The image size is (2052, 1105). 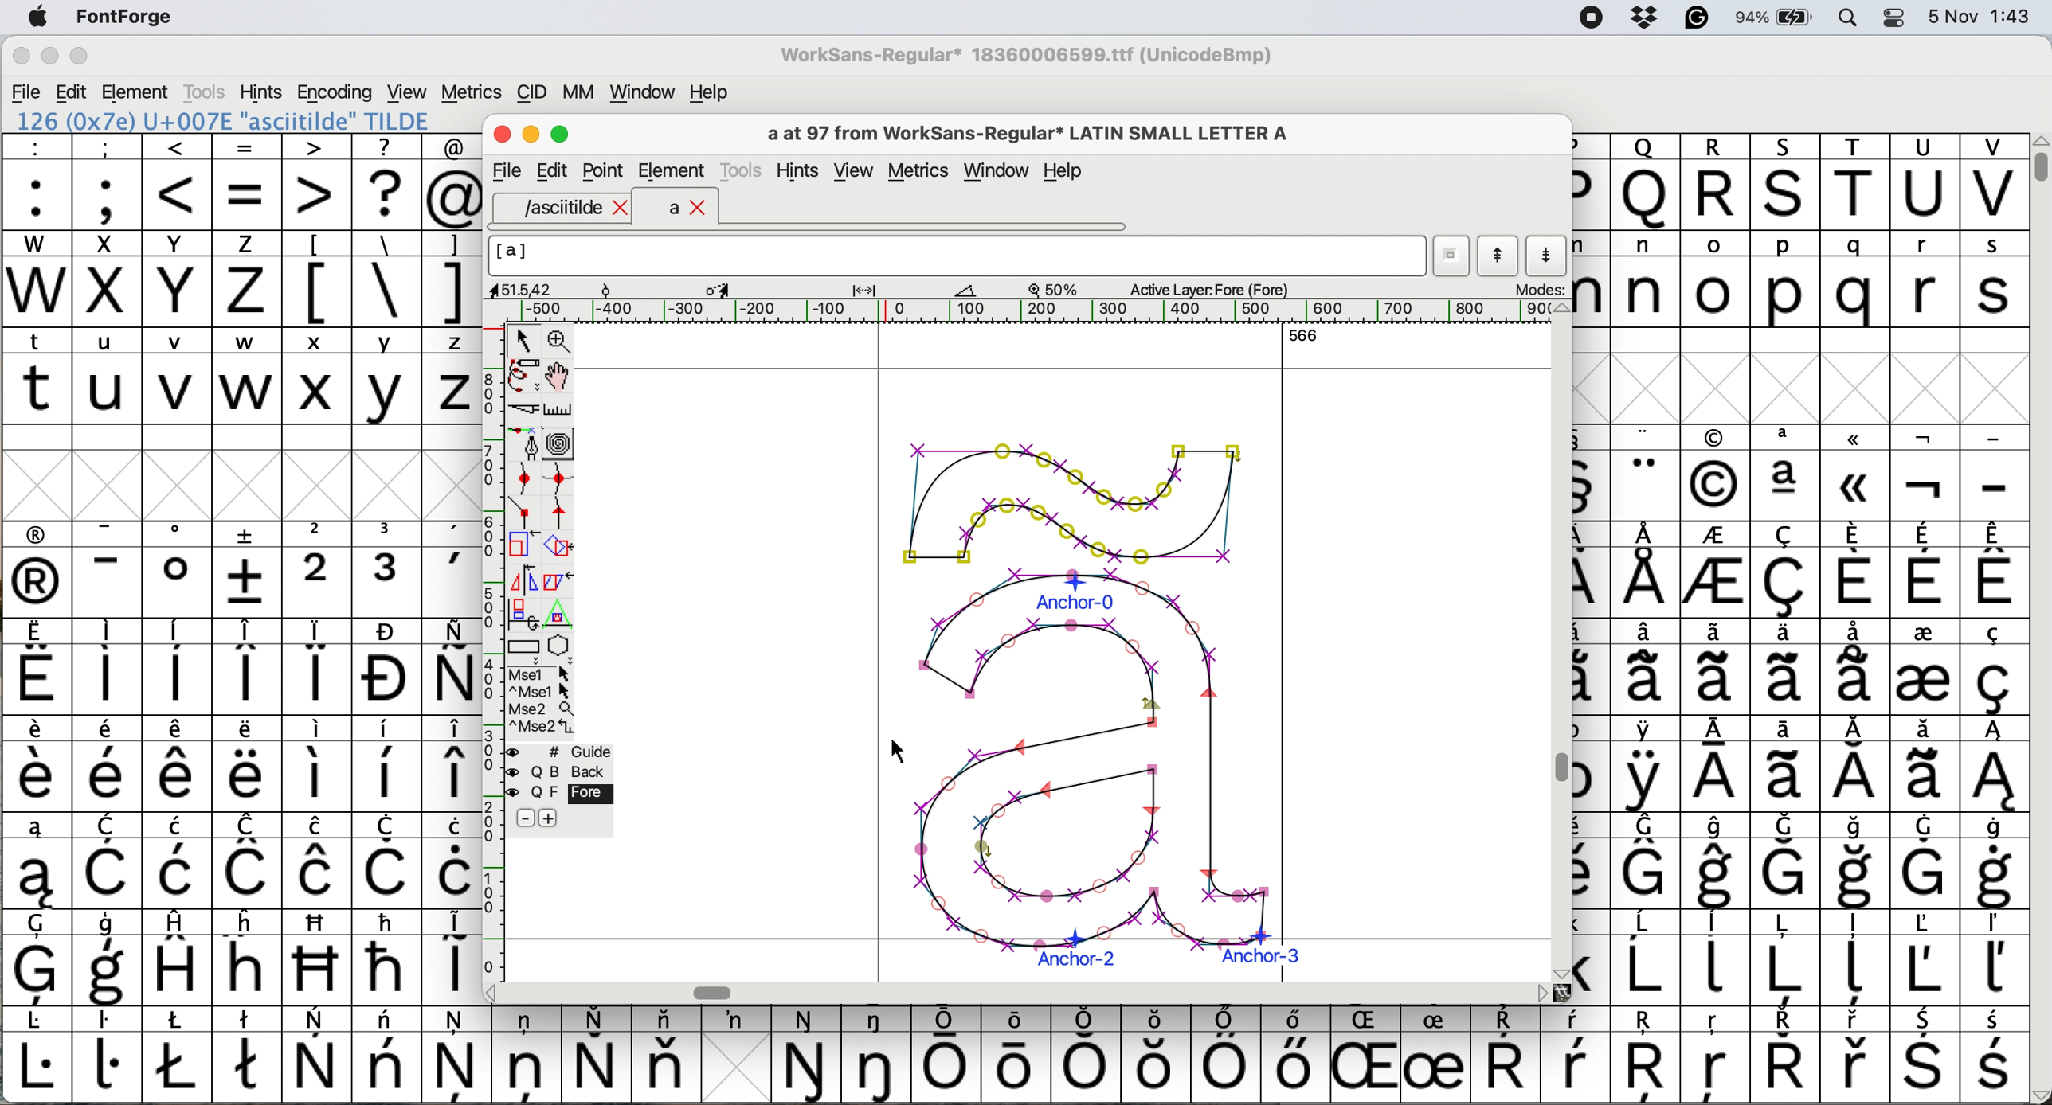 What do you see at coordinates (1994, 764) in the screenshot?
I see `symbol` at bounding box center [1994, 764].